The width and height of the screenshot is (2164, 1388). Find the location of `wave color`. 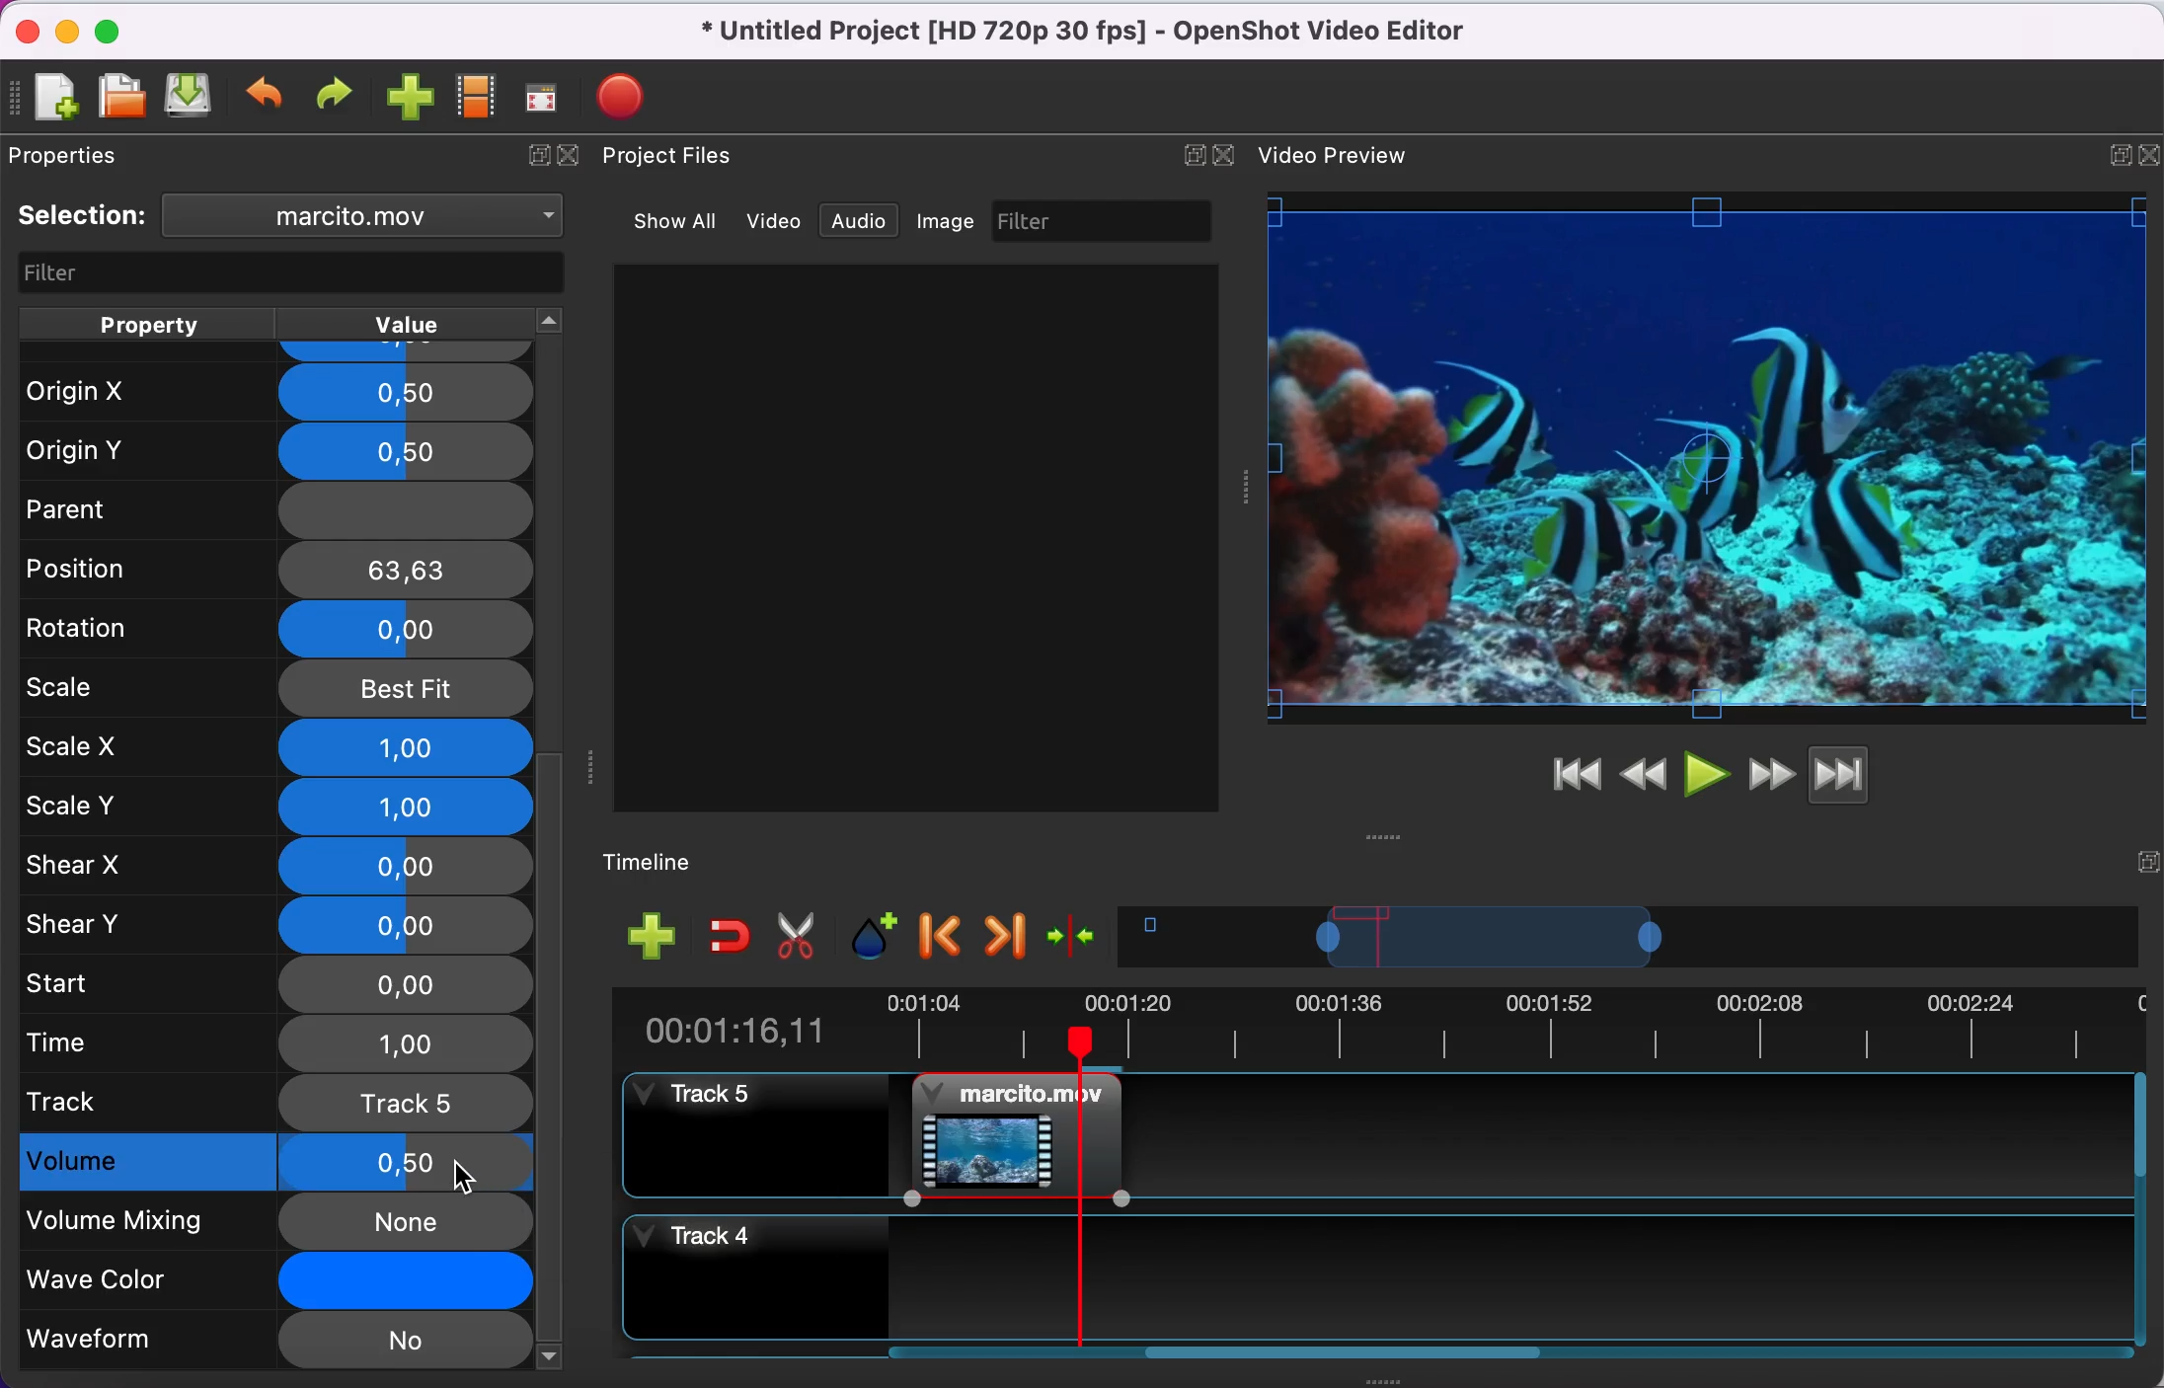

wave color is located at coordinates (270, 1280).